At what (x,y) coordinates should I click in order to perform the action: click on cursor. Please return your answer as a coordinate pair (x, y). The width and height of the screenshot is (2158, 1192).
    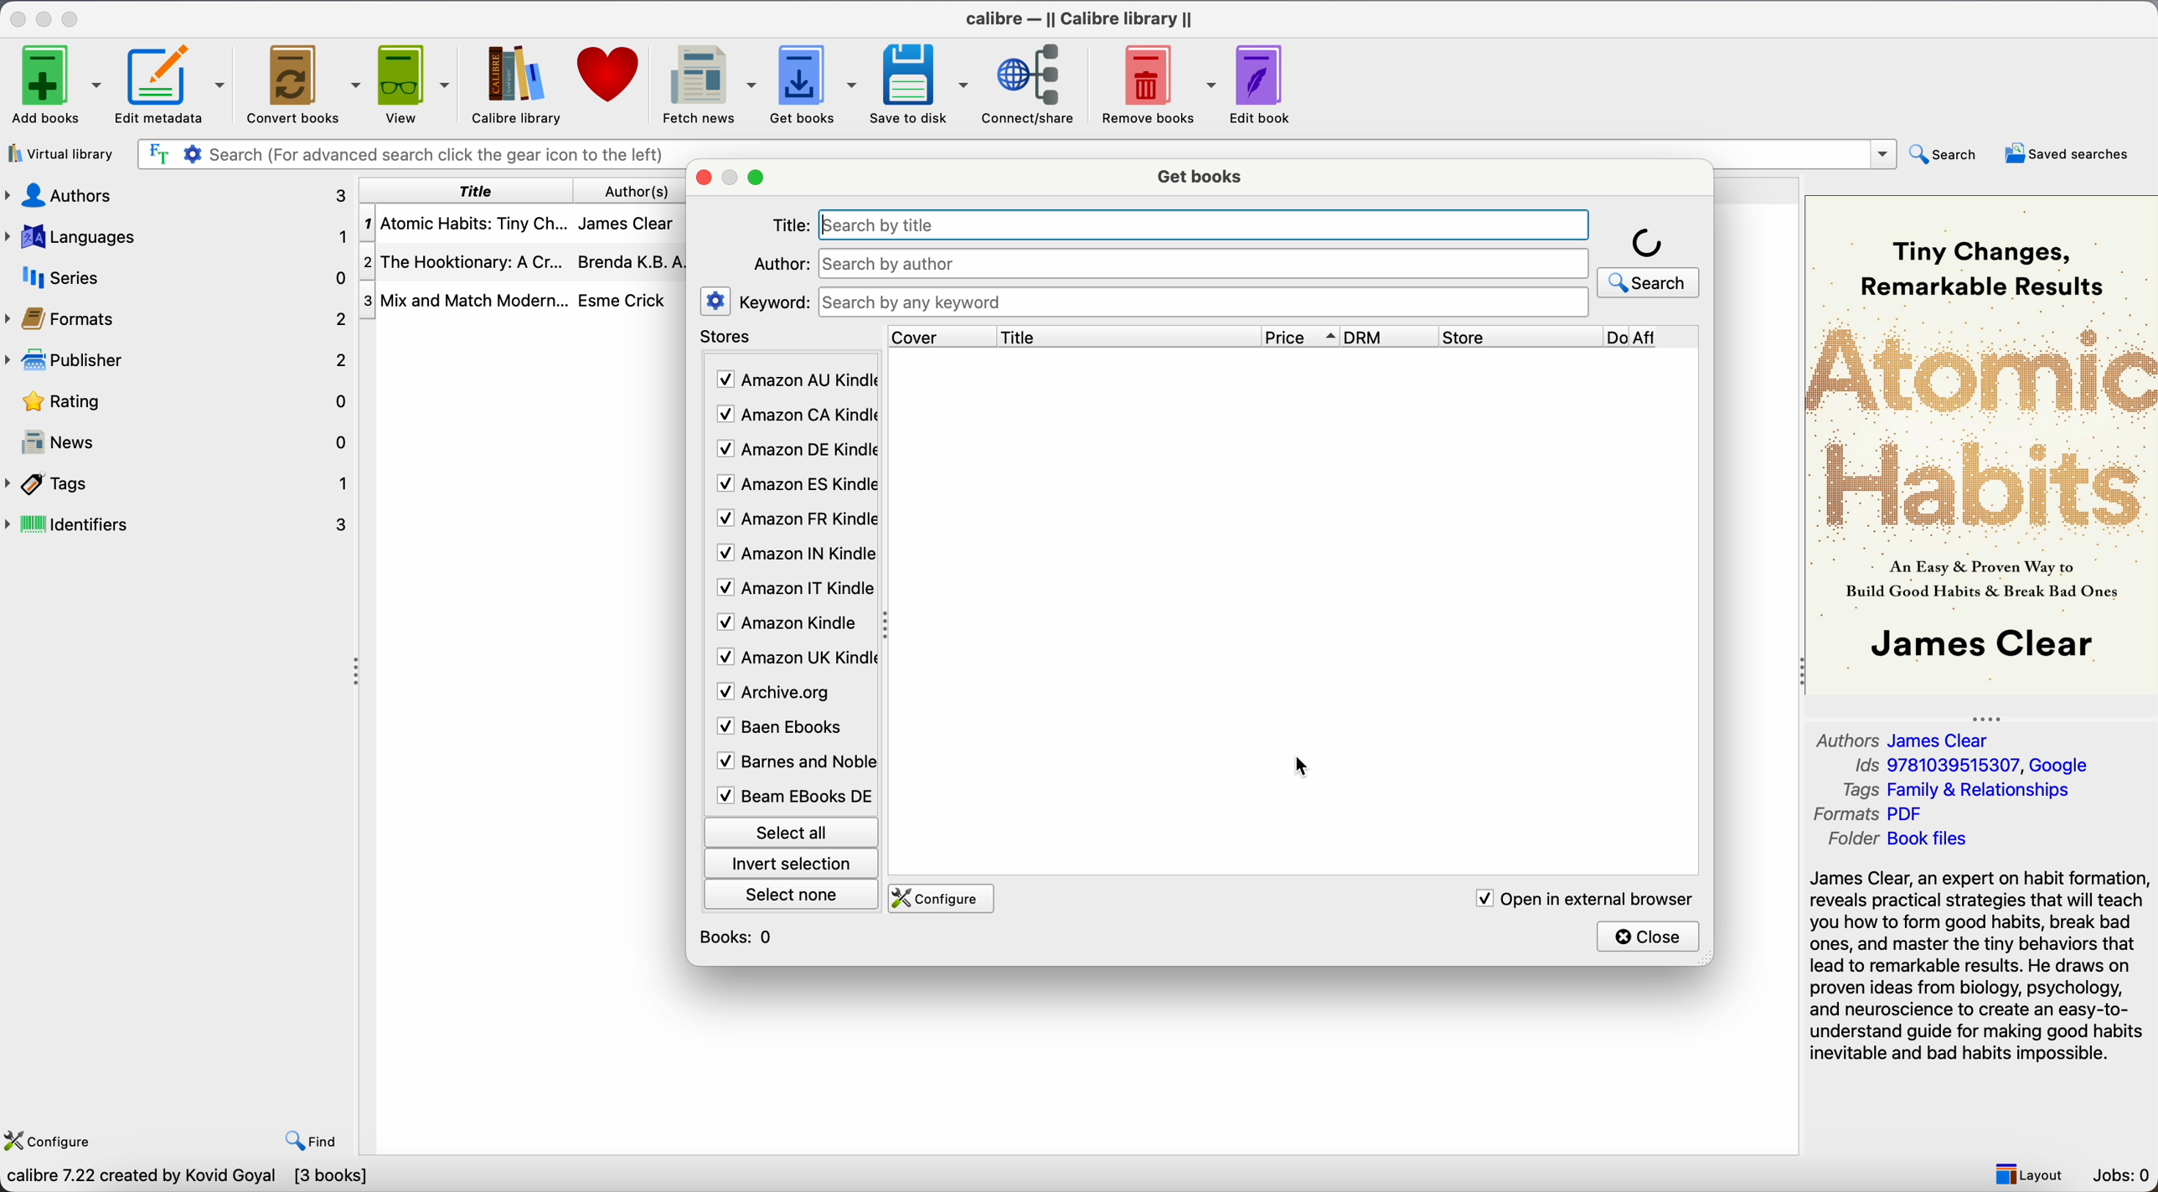
    Looking at the image, I should click on (1300, 767).